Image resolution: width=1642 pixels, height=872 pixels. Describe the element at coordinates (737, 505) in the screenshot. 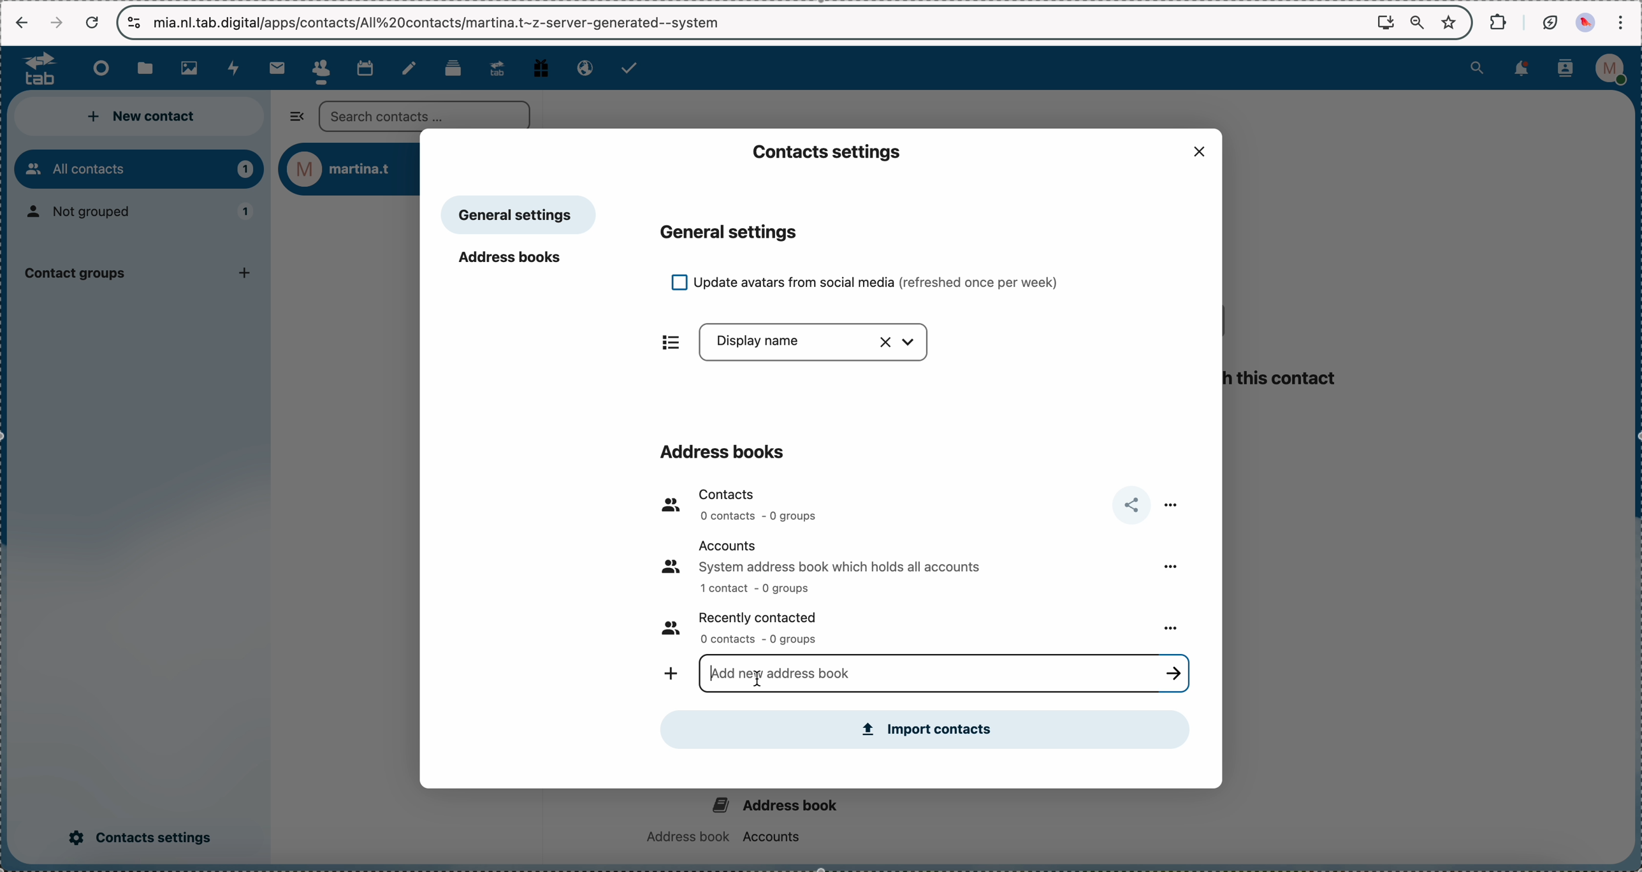

I see `contacts` at that location.